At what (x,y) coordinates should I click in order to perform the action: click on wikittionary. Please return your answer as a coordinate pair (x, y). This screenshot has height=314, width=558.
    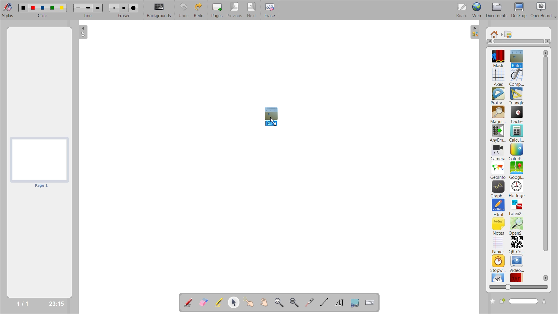
    Looking at the image, I should click on (517, 277).